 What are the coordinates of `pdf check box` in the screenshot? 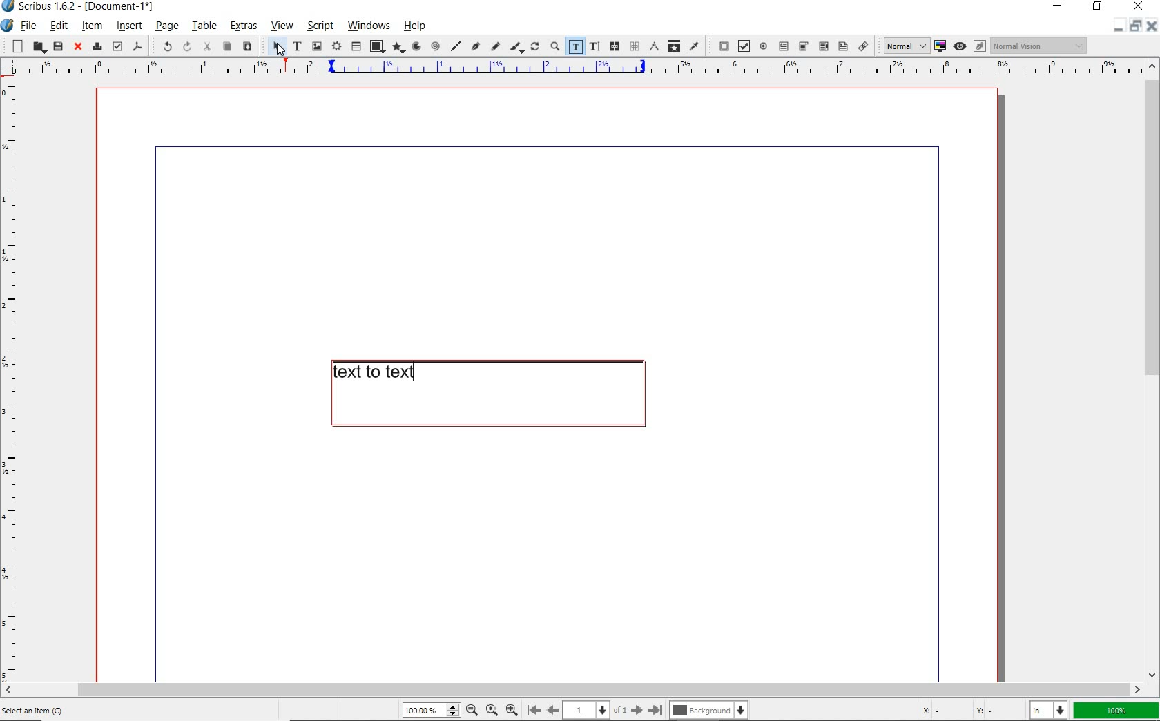 It's located at (743, 46).